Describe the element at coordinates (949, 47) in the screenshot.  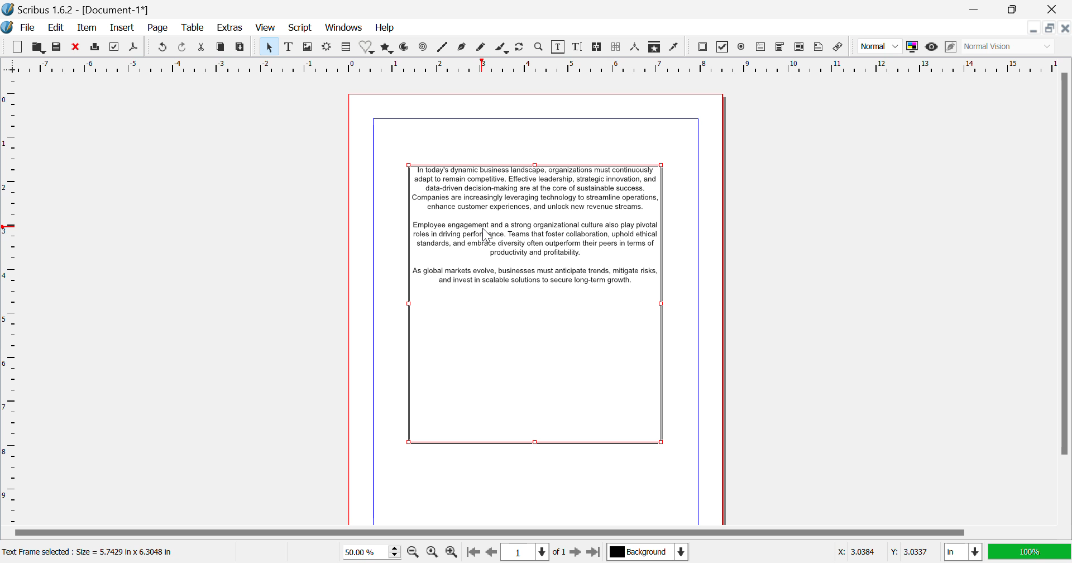
I see `Edit in preview mode` at that location.